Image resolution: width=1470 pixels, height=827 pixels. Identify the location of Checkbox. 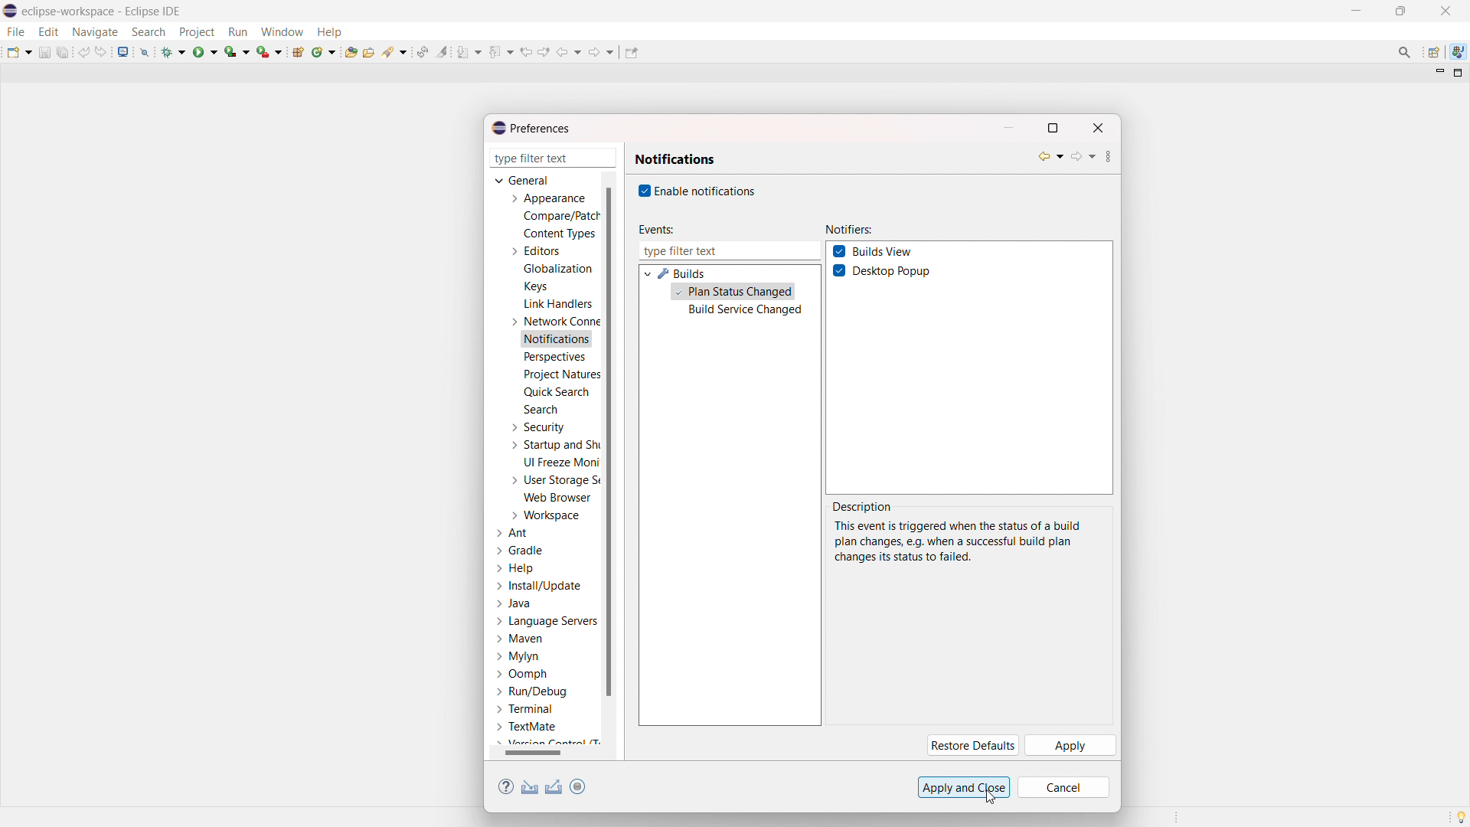
(841, 271).